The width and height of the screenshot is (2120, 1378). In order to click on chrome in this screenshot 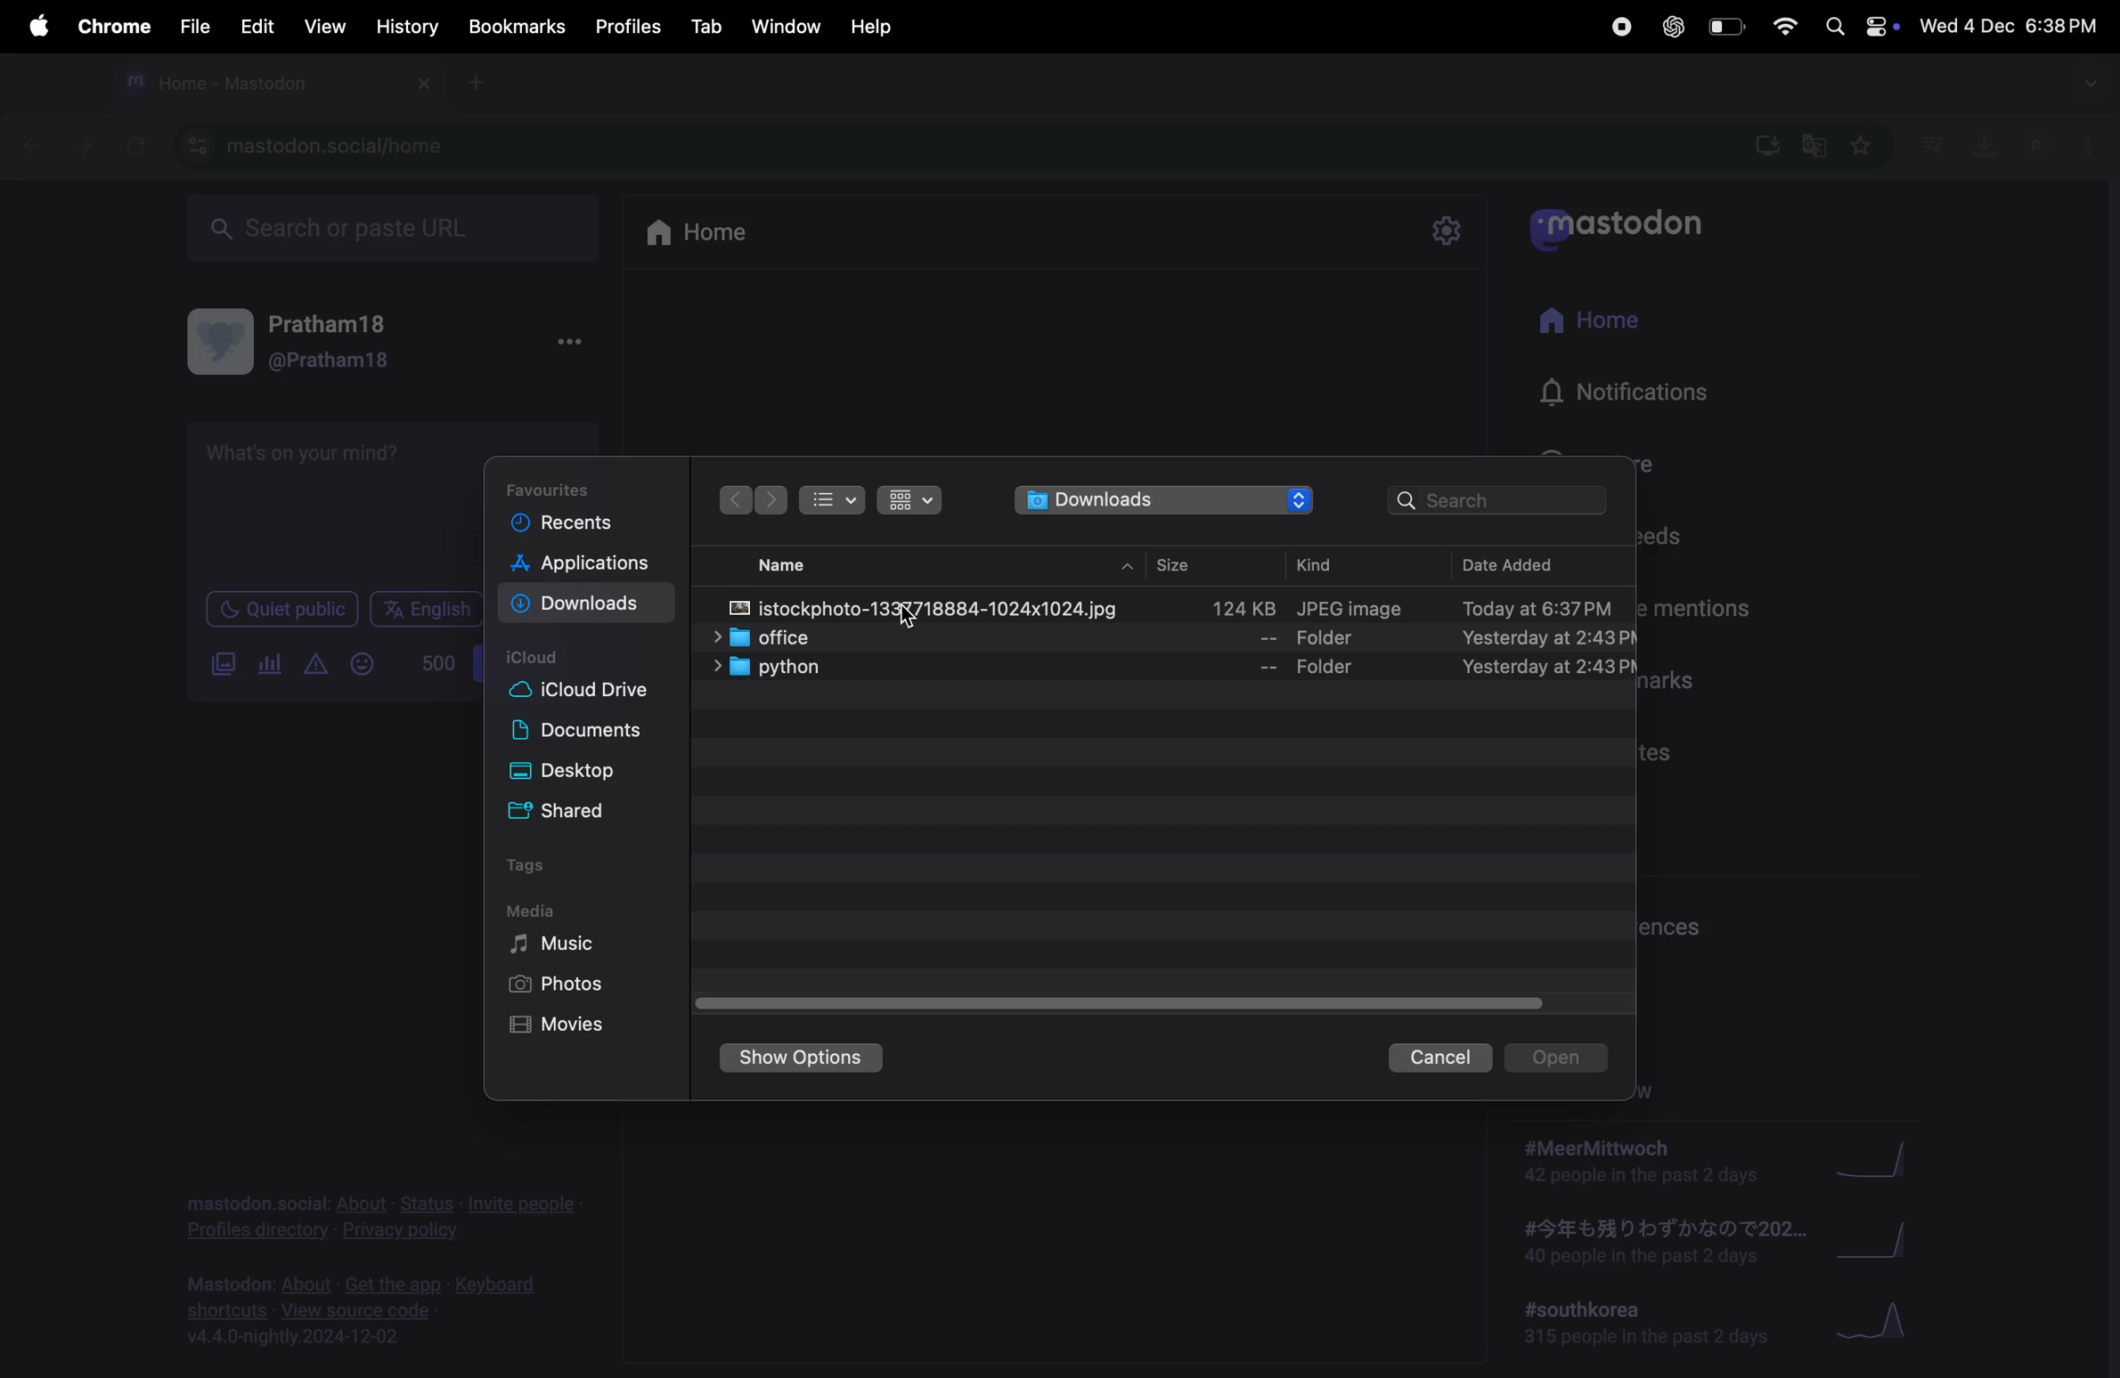, I will do `click(110, 29)`.